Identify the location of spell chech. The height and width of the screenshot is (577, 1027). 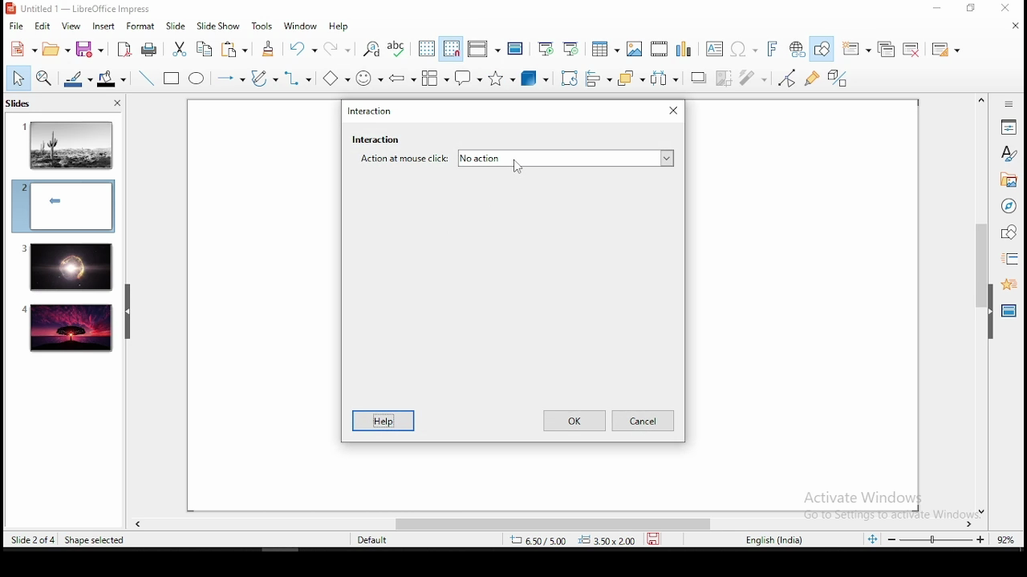
(397, 47).